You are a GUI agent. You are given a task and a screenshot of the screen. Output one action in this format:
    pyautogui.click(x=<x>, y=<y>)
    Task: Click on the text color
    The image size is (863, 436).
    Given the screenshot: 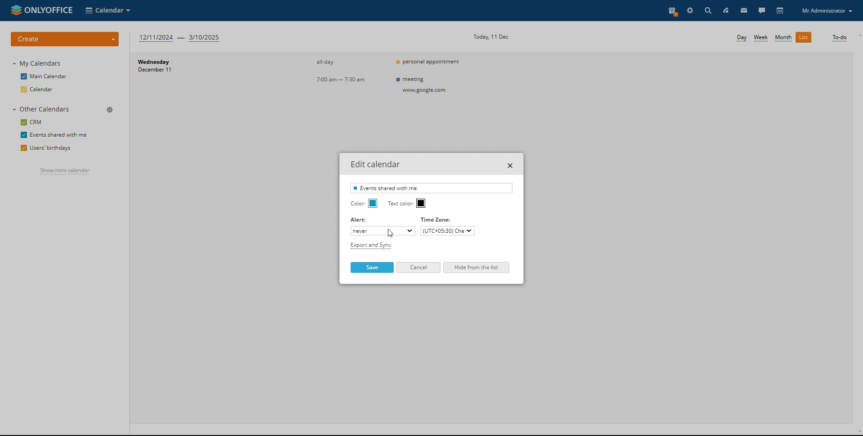 What is the action you would take?
    pyautogui.click(x=421, y=203)
    